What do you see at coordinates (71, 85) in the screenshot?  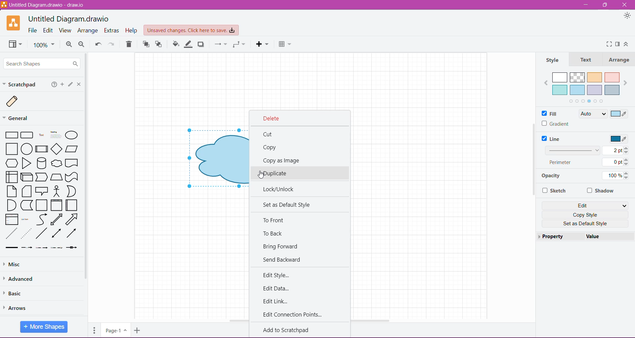 I see `Click or drag and drop shapes` at bounding box center [71, 85].